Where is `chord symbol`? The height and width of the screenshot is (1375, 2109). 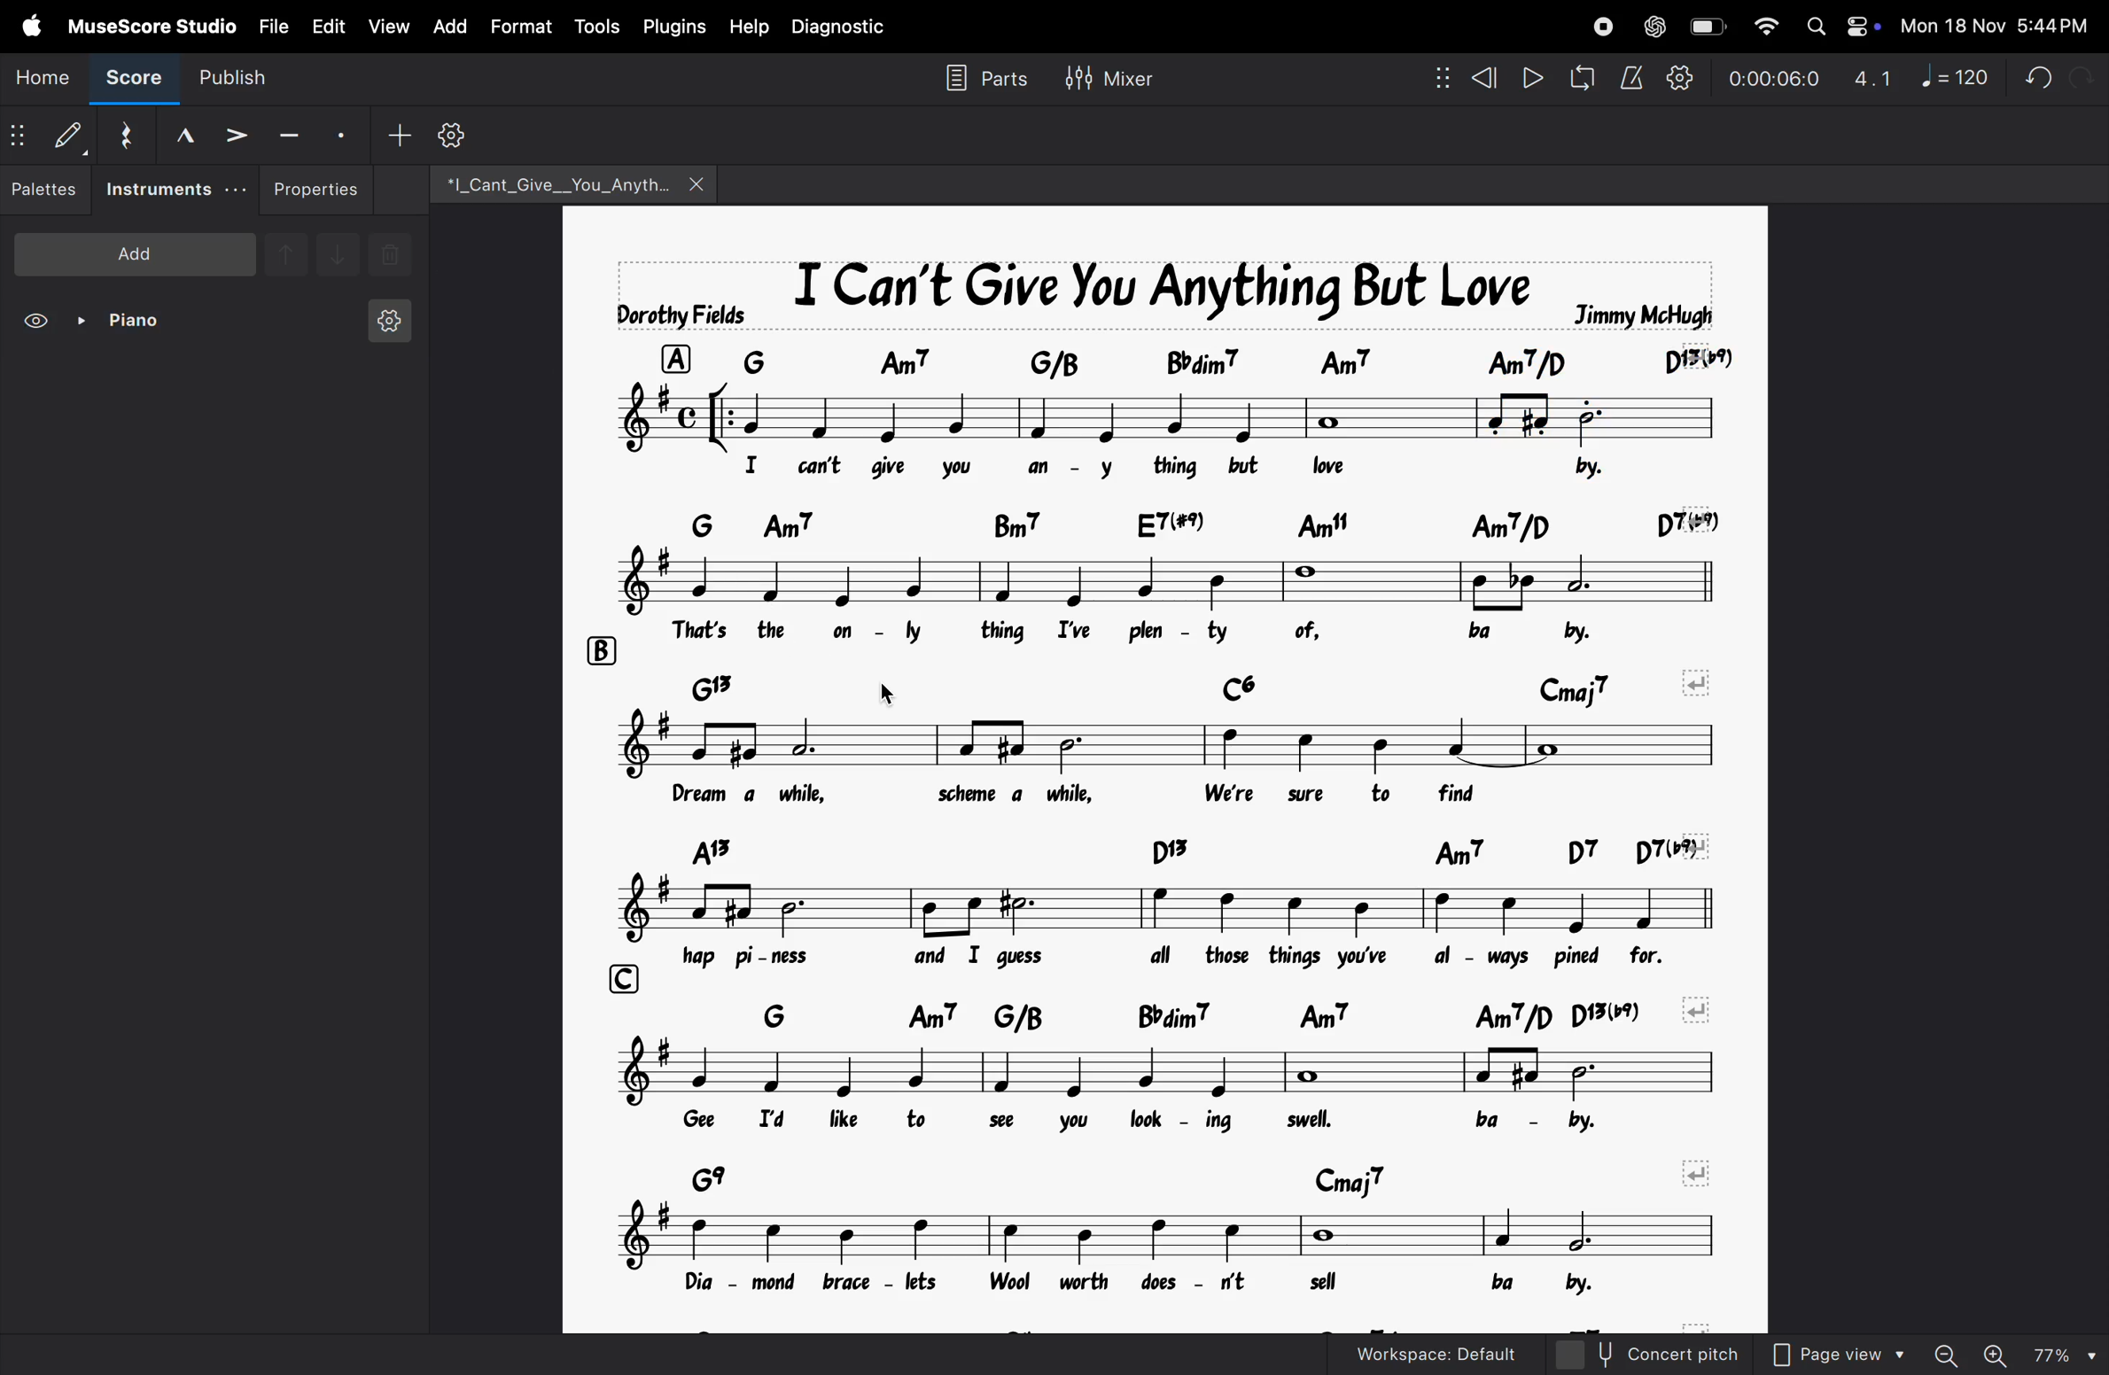 chord symbol is located at coordinates (1232, 360).